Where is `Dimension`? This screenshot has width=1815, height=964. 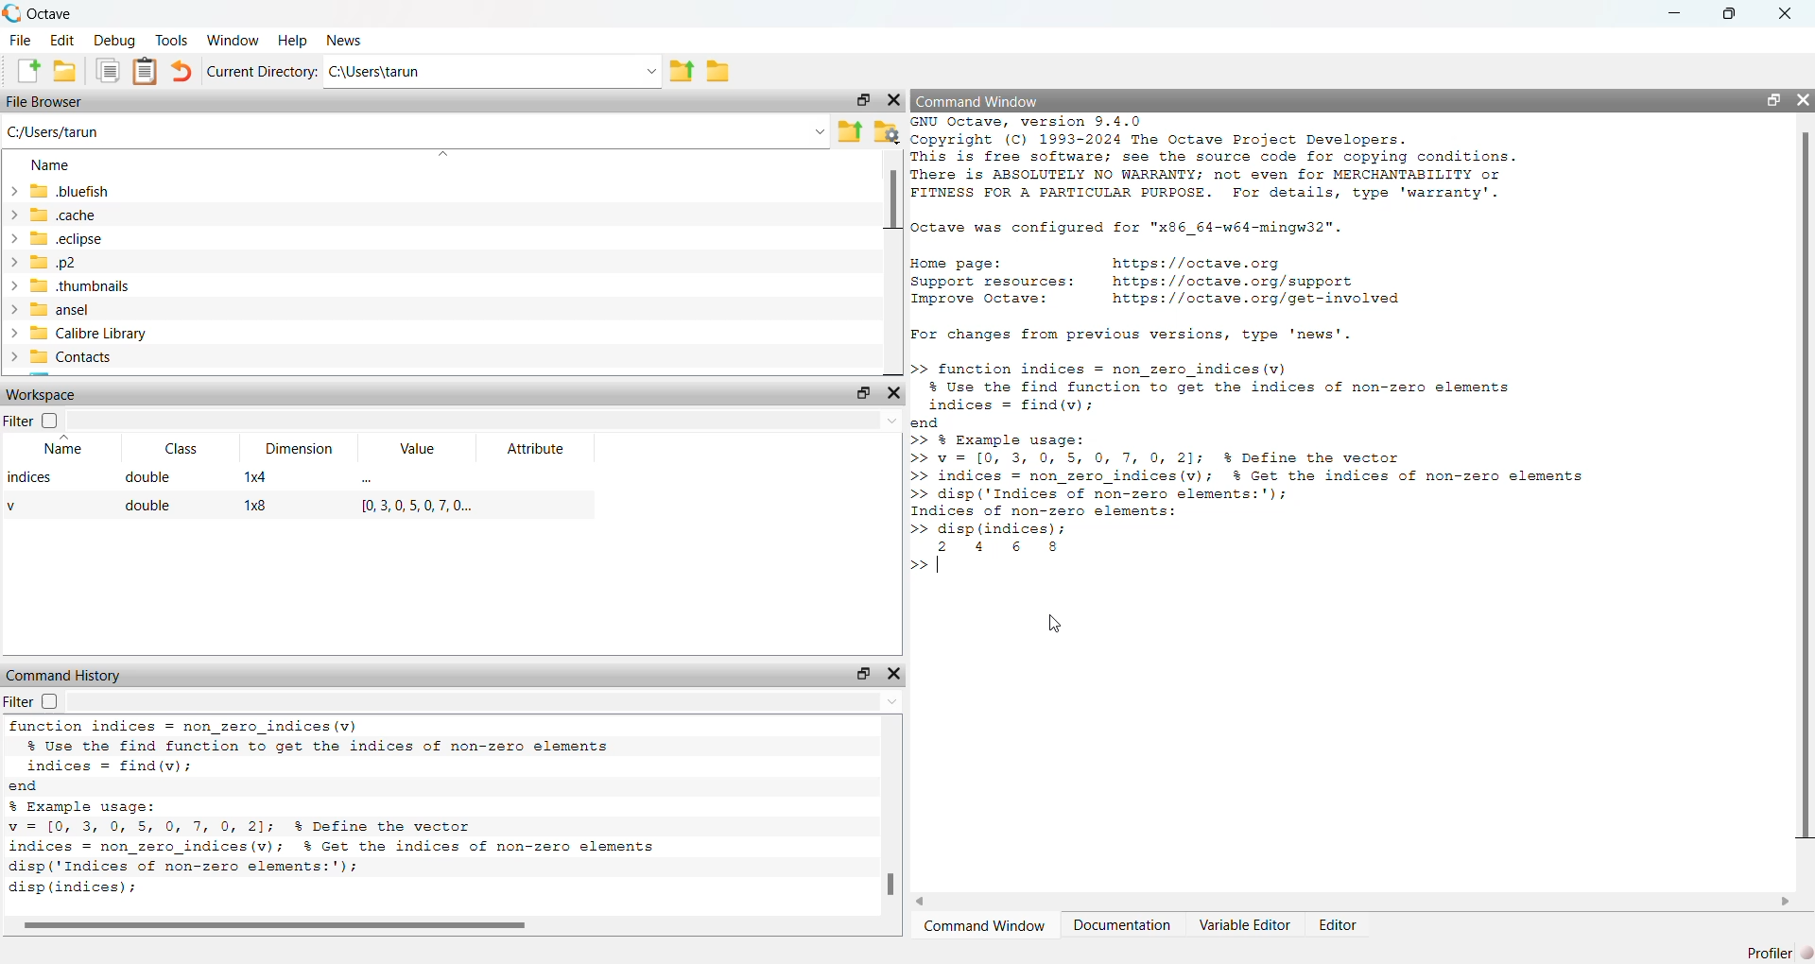 Dimension is located at coordinates (298, 445).